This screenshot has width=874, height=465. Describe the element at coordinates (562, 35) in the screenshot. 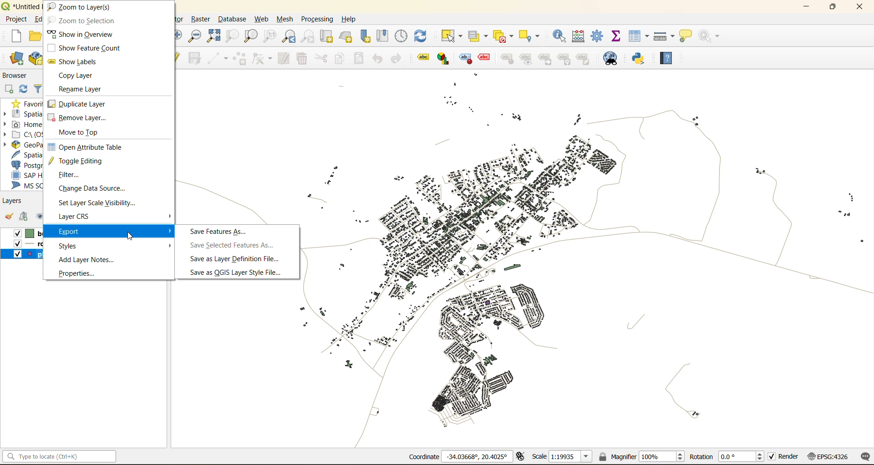

I see `identify features` at that location.